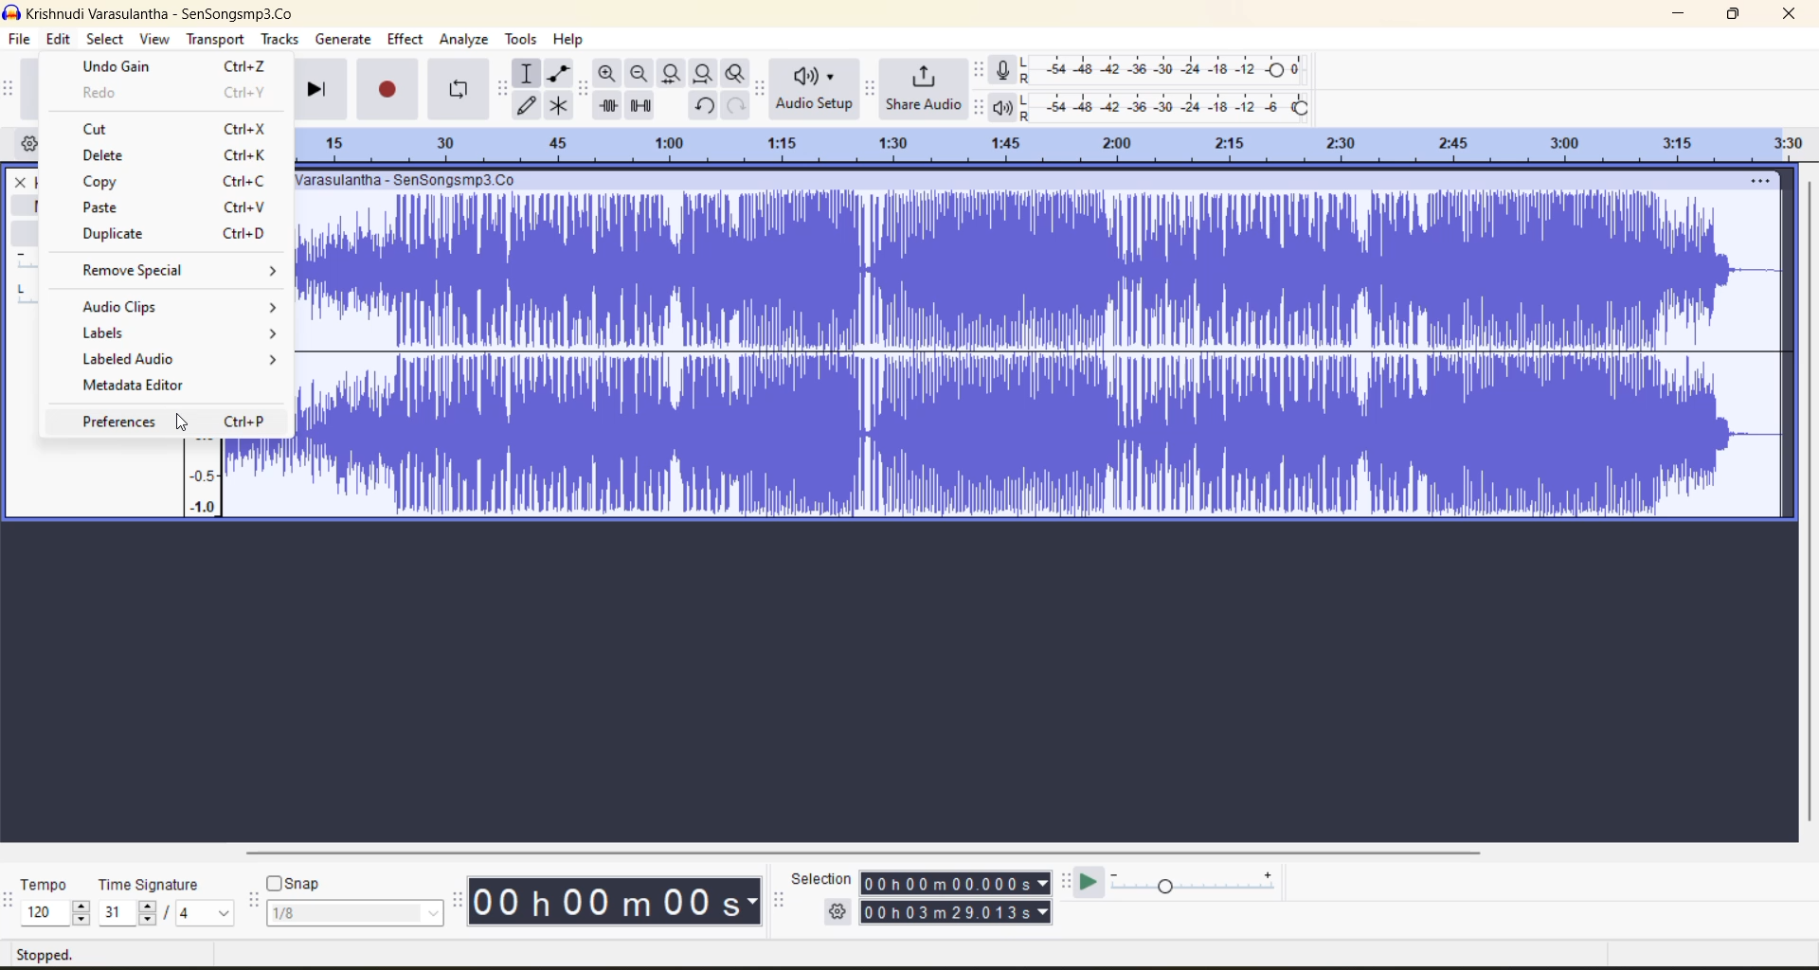 The height and width of the screenshot is (970, 1819). What do you see at coordinates (203, 477) in the screenshot?
I see `Scale to measure audio` at bounding box center [203, 477].